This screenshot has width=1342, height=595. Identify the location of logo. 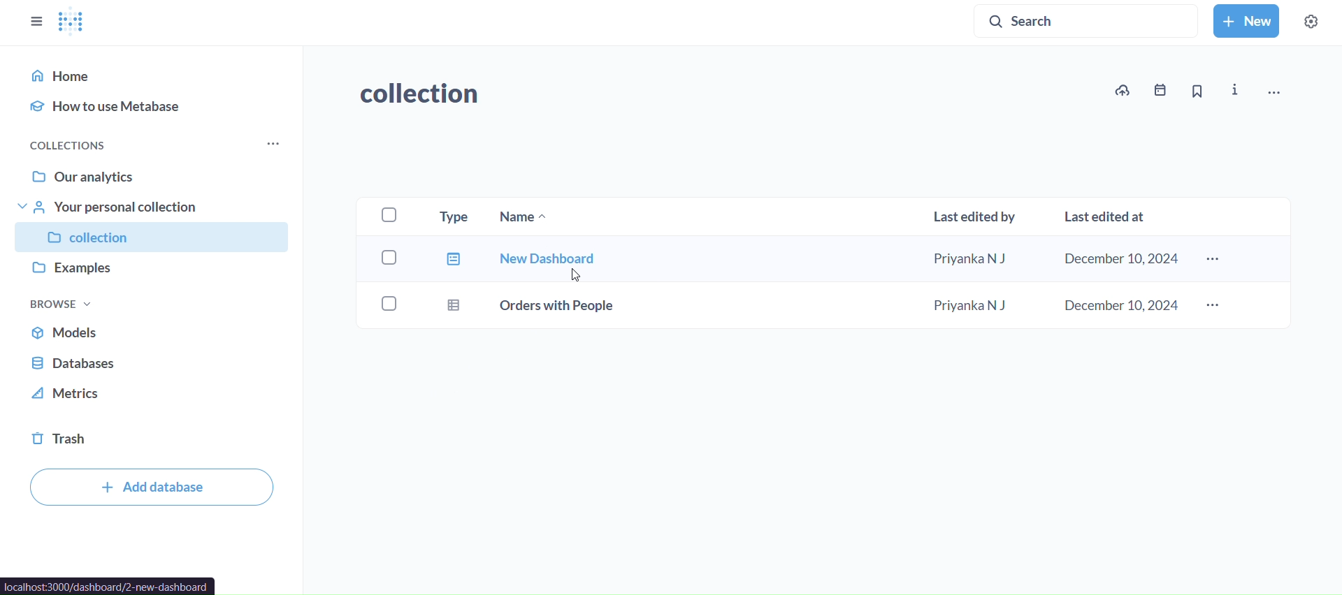
(76, 24).